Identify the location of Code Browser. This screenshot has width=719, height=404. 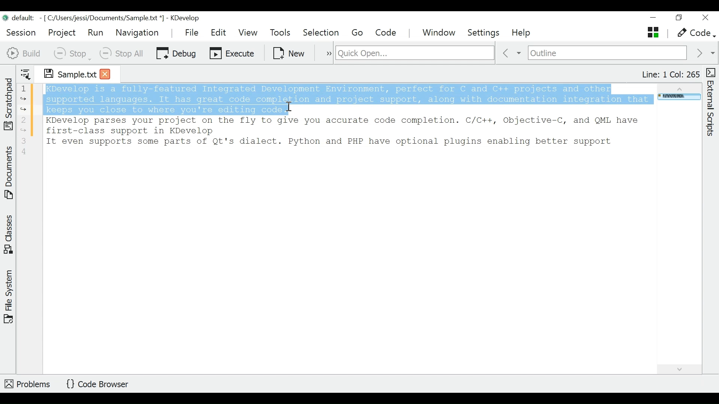
(100, 385).